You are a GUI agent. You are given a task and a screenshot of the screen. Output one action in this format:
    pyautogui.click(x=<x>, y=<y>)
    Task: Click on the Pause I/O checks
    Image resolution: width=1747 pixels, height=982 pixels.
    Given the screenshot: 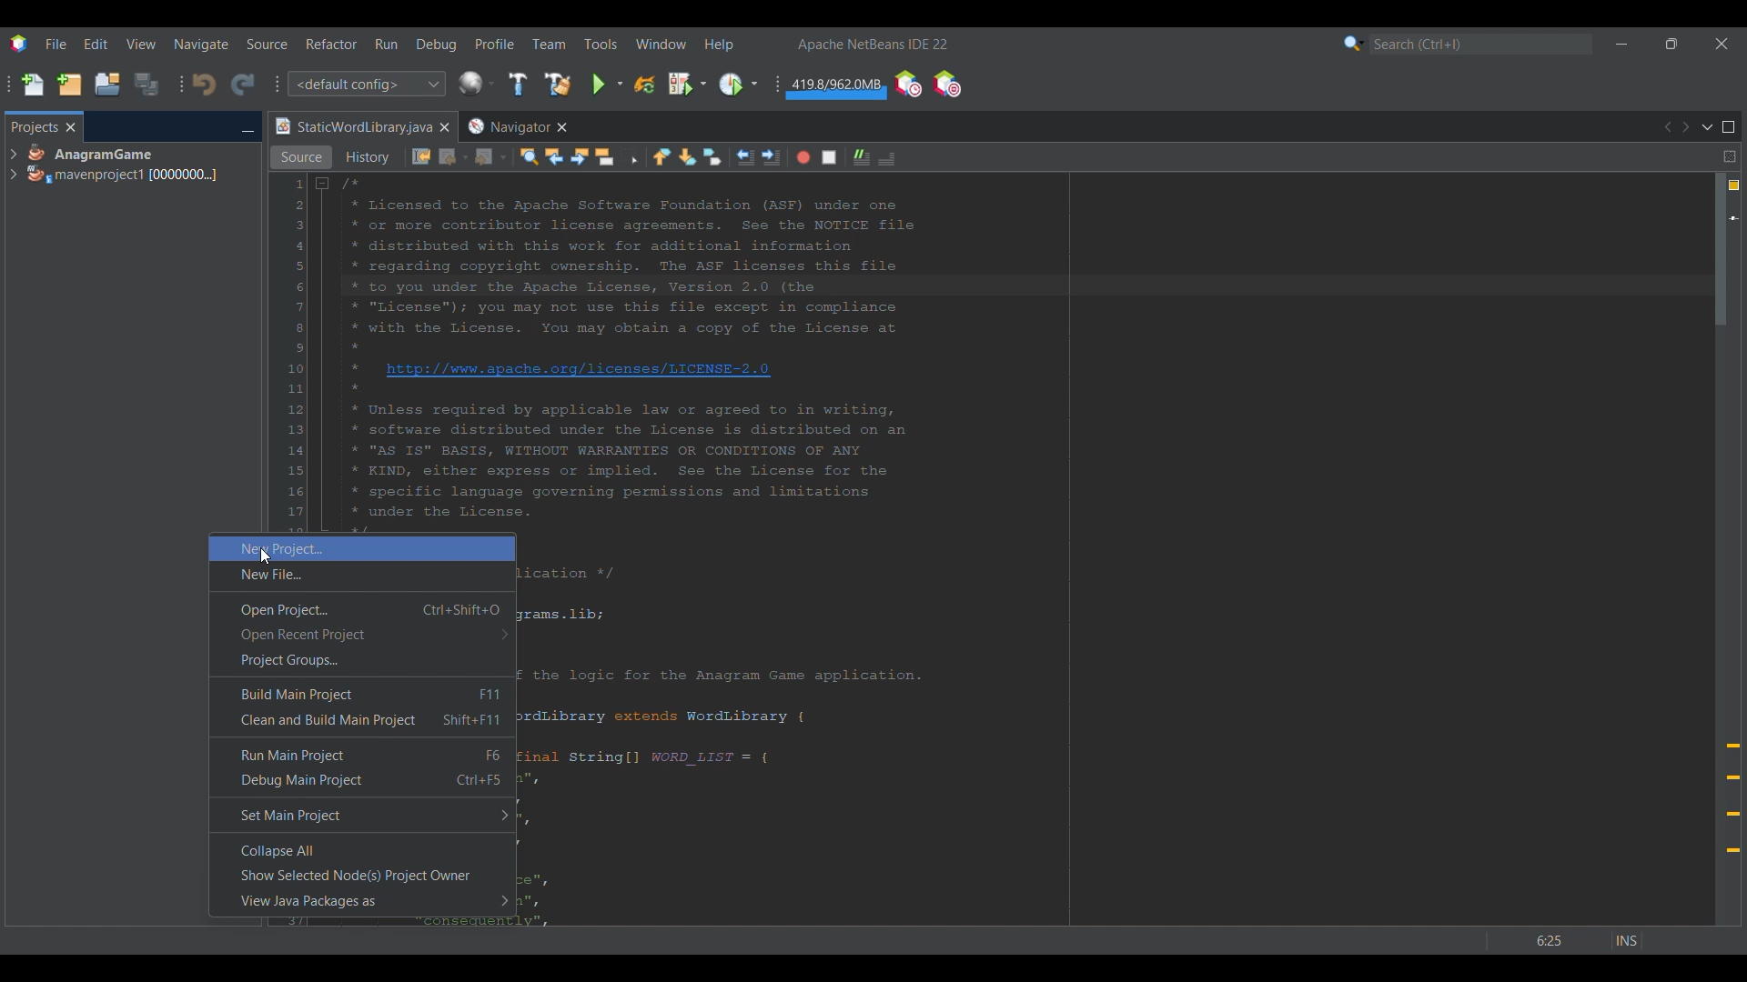 What is the action you would take?
    pyautogui.click(x=946, y=84)
    